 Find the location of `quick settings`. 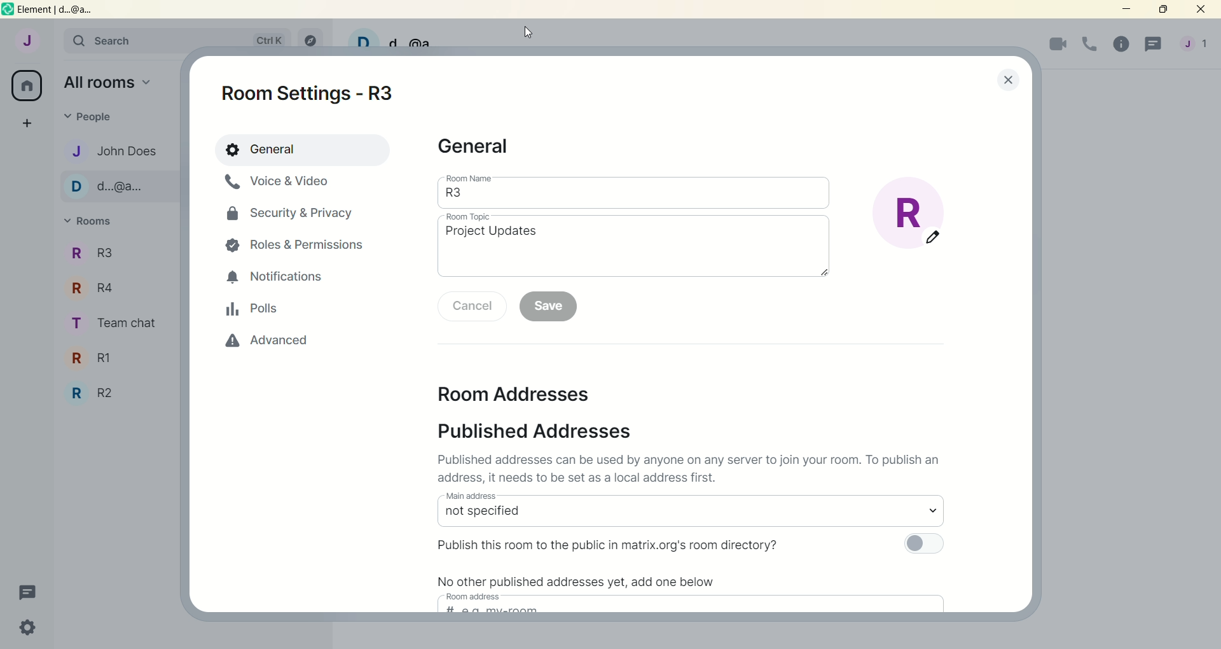

quick settings is located at coordinates (32, 629).